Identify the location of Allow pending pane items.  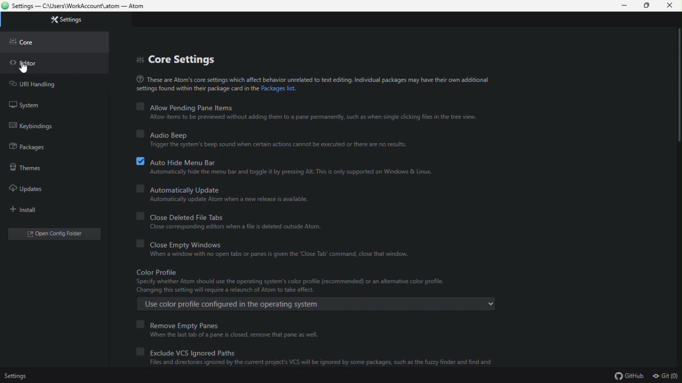
(313, 106).